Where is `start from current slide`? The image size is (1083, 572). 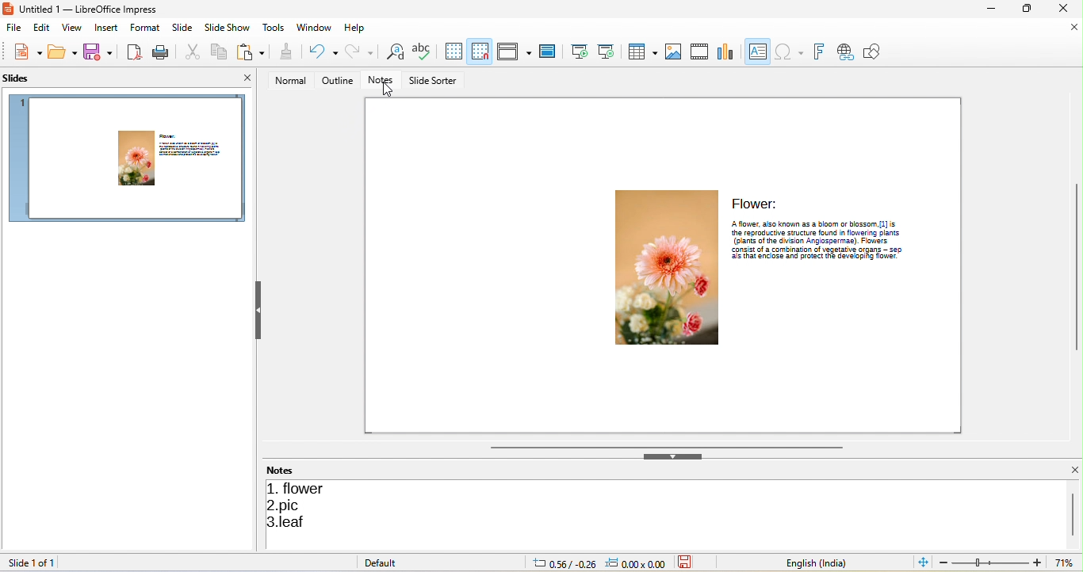
start from current slide is located at coordinates (607, 51).